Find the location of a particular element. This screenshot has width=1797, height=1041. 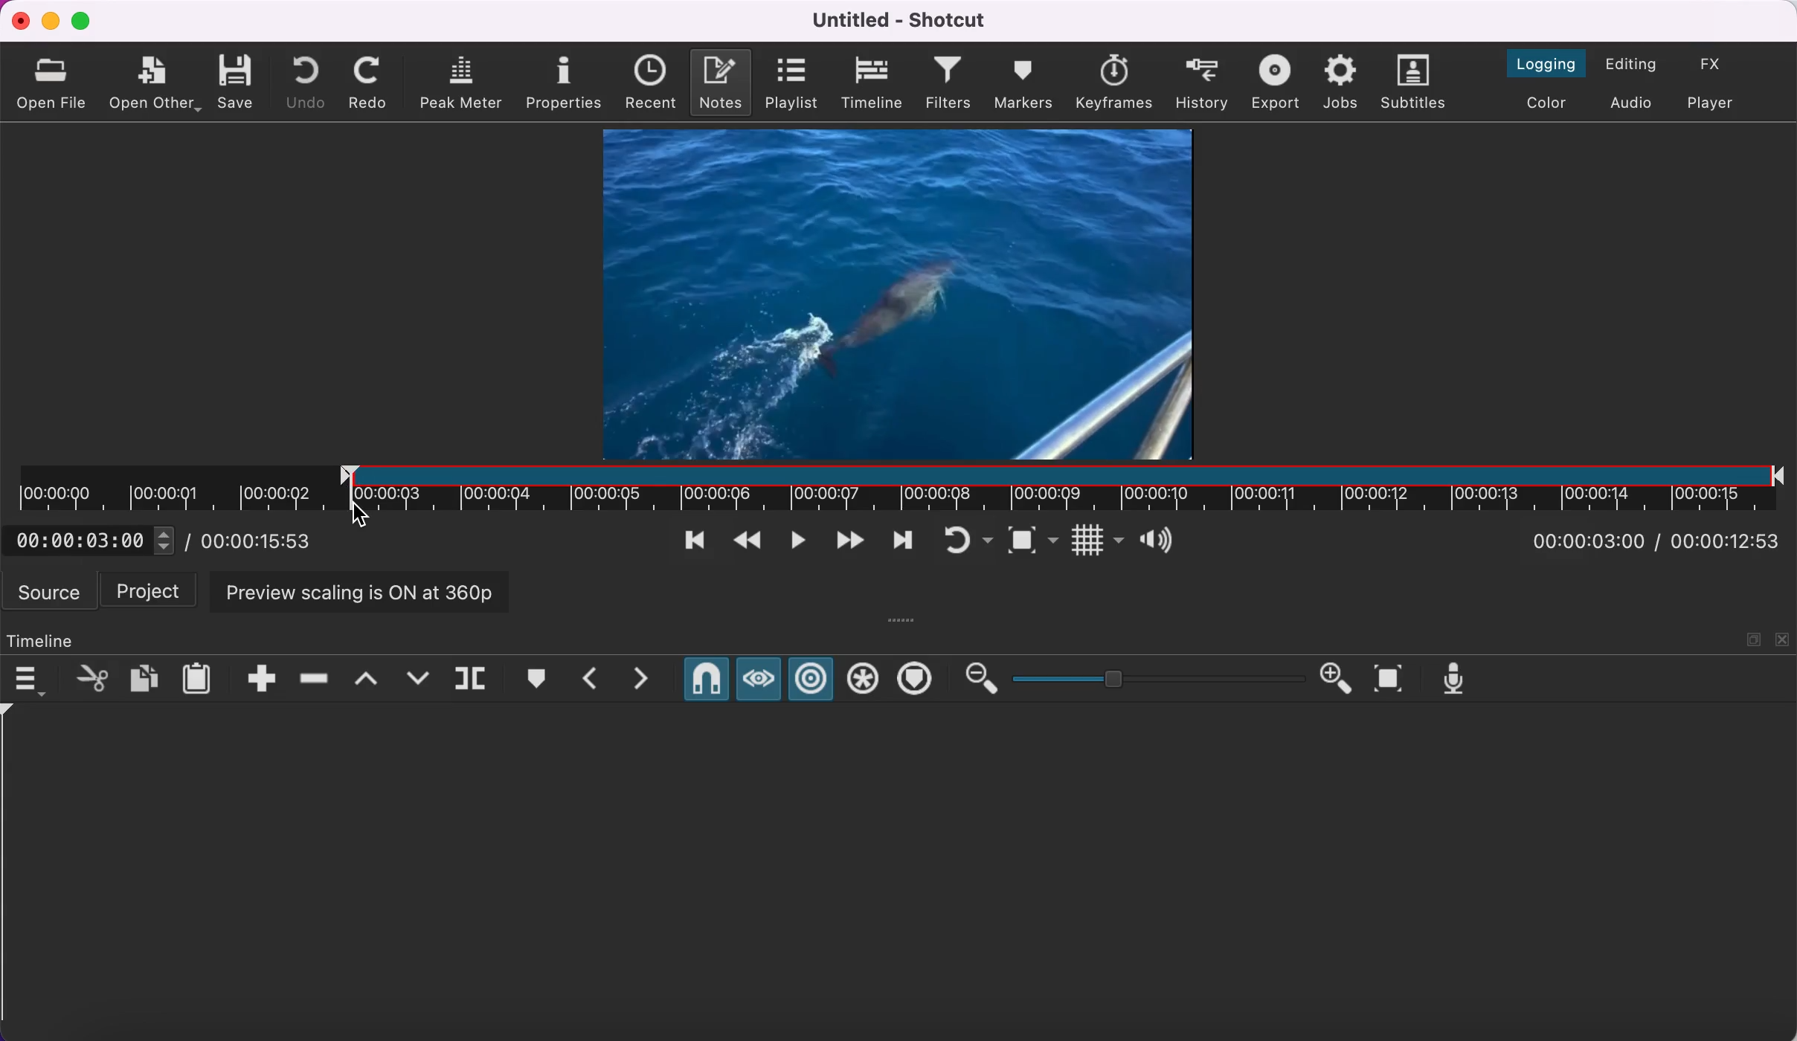

unclipped timeline is located at coordinates (173, 489).